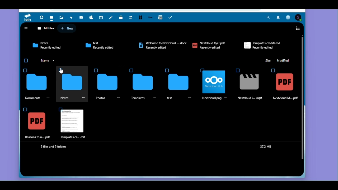 Image resolution: width=338 pixels, height=190 pixels. What do you see at coordinates (112, 18) in the screenshot?
I see `Notes` at bounding box center [112, 18].